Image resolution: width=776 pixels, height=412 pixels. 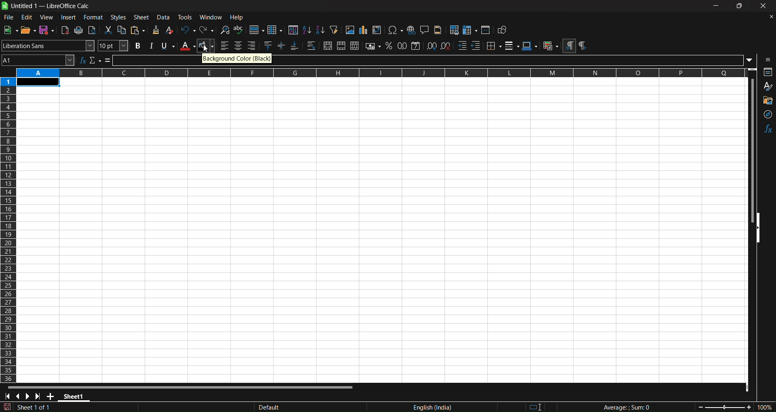 I want to click on close, so click(x=763, y=6).